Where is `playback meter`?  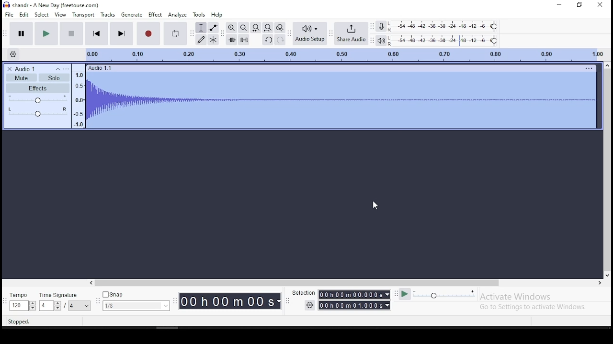
playback meter is located at coordinates (381, 40).